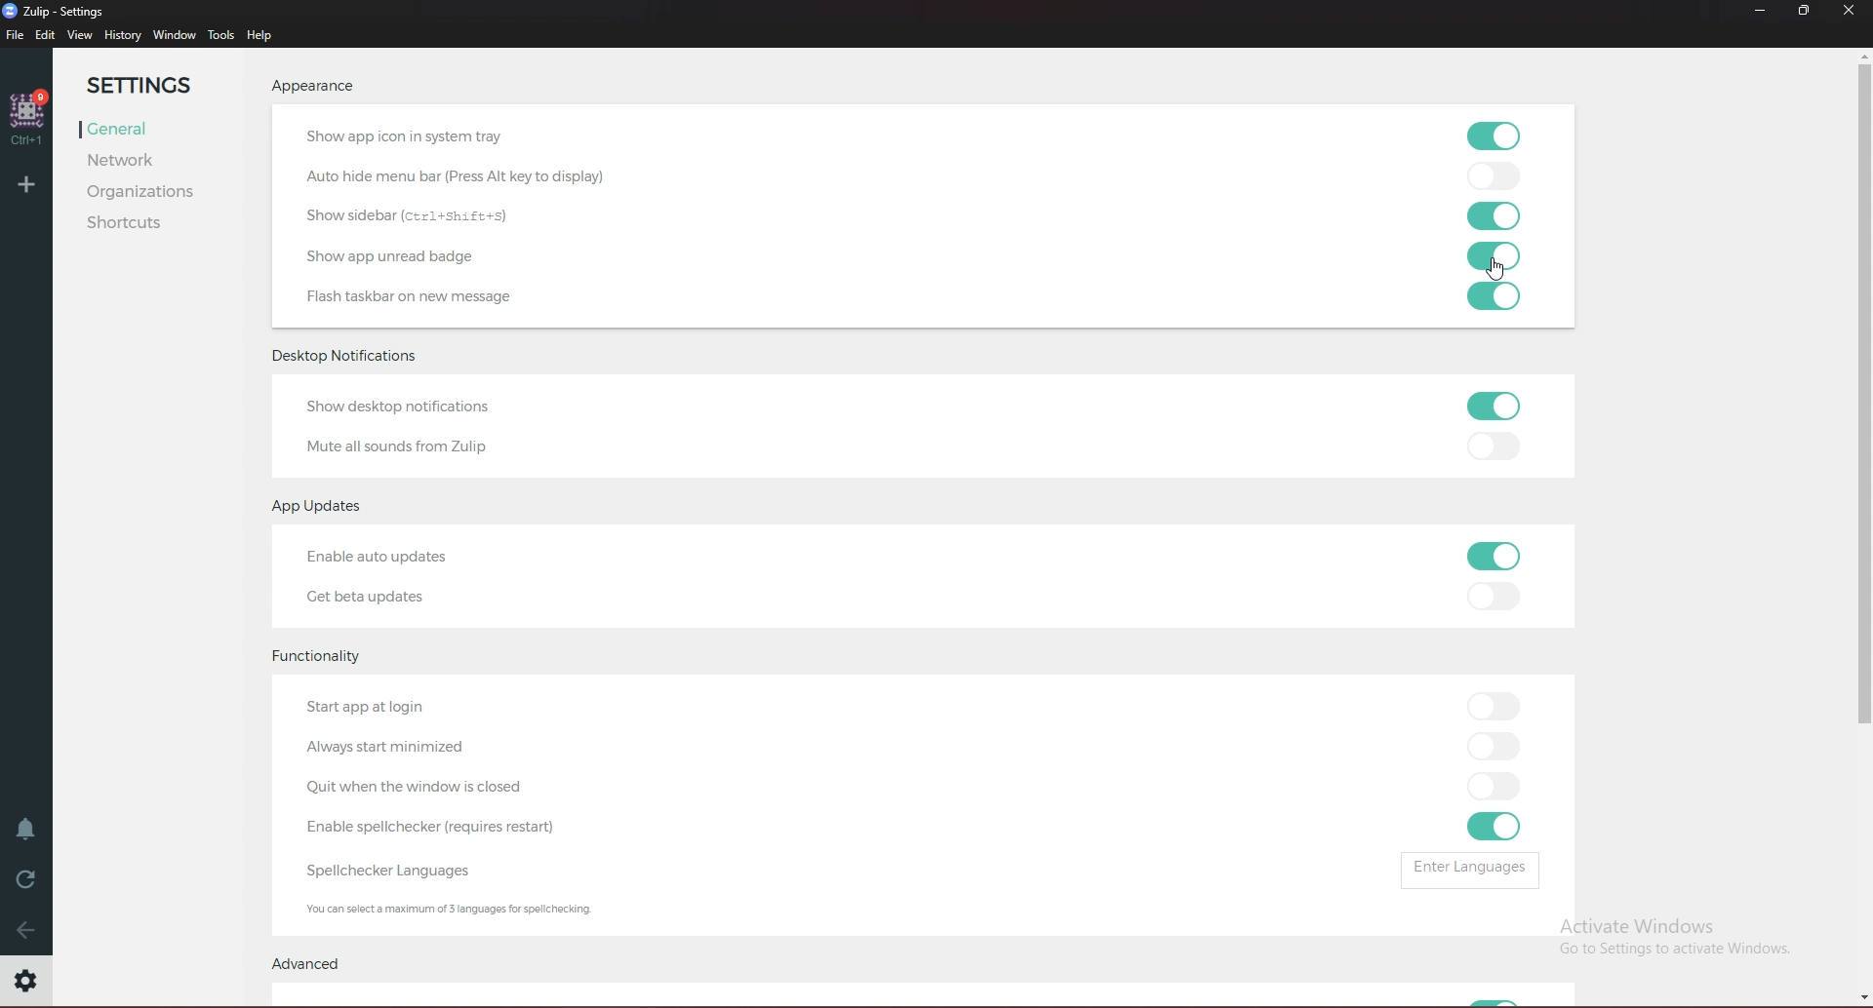 Image resolution: width=1873 pixels, height=1008 pixels. I want to click on toggle, so click(1501, 447).